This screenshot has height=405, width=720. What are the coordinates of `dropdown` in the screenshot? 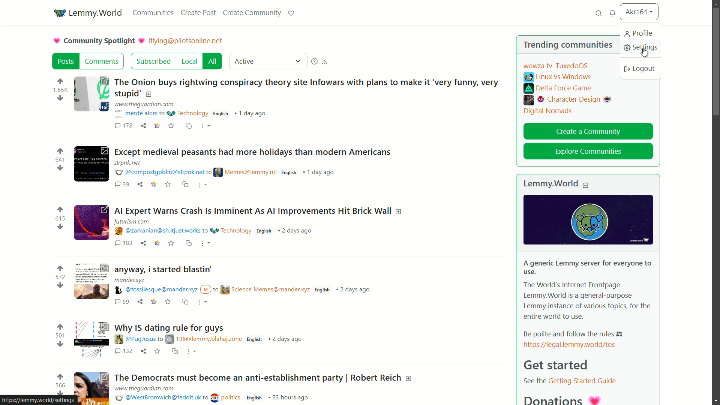 It's located at (299, 61).